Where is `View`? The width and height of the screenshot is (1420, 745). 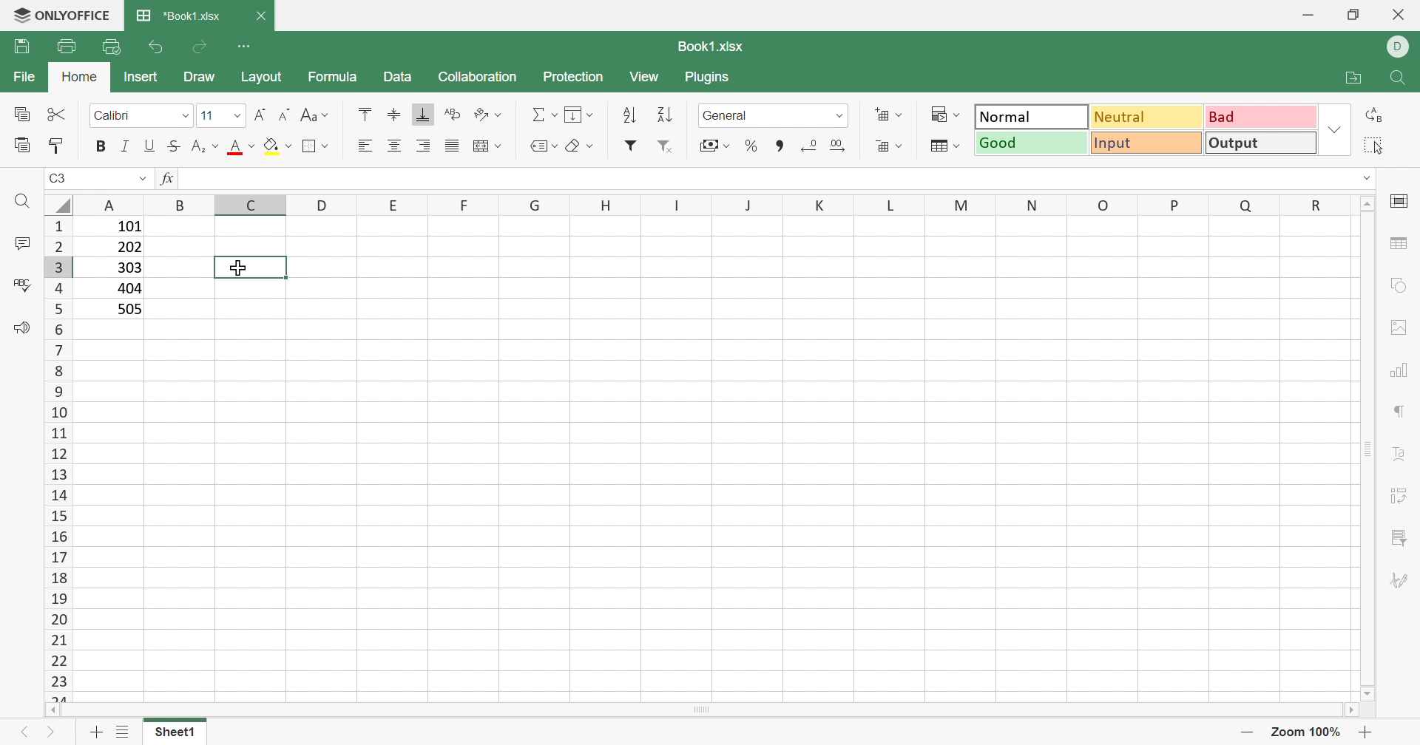
View is located at coordinates (649, 77).